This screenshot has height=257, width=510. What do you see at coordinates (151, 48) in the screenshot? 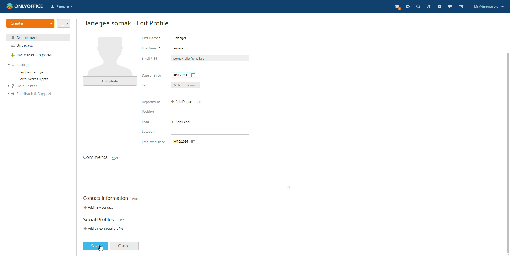
I see `Last Name *` at bounding box center [151, 48].